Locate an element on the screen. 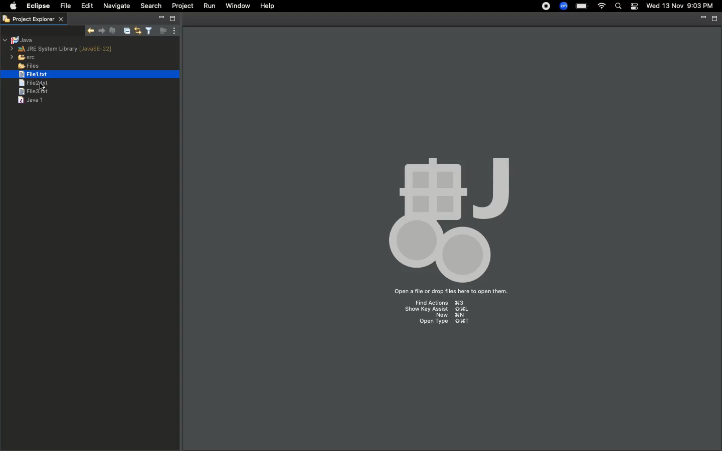 The image size is (722, 451). Minimize is located at coordinates (701, 19).